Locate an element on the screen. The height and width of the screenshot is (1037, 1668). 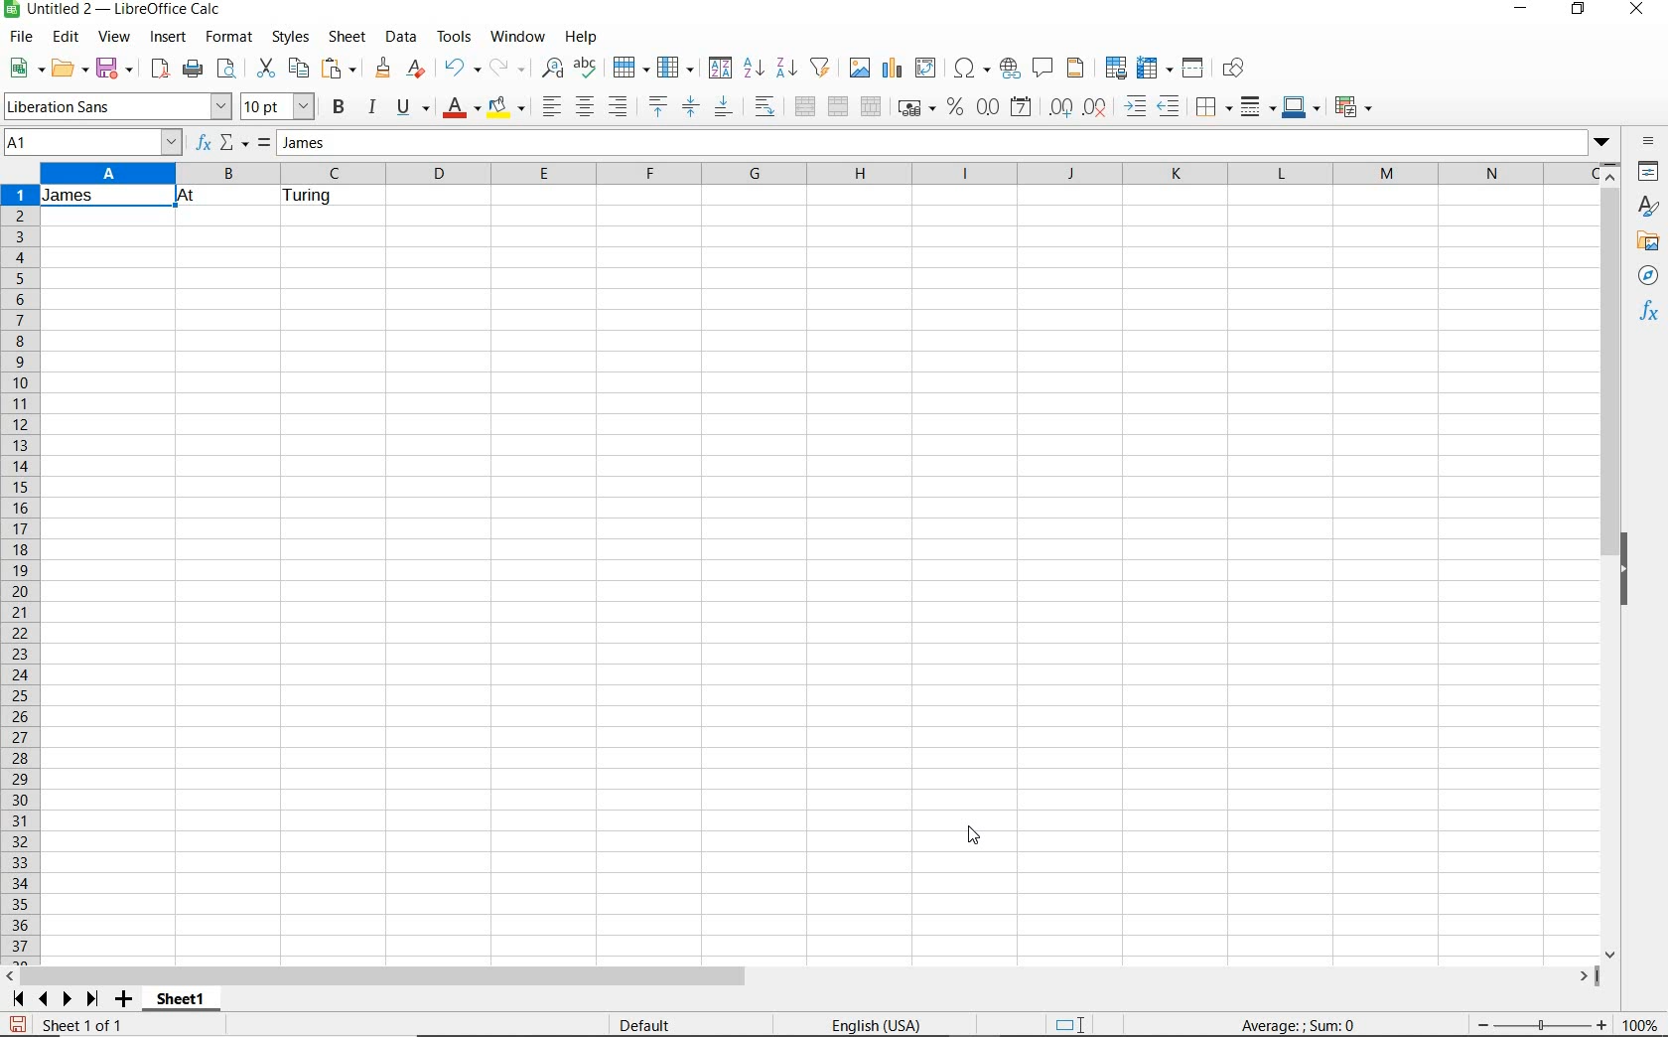
conditional is located at coordinates (1355, 105).